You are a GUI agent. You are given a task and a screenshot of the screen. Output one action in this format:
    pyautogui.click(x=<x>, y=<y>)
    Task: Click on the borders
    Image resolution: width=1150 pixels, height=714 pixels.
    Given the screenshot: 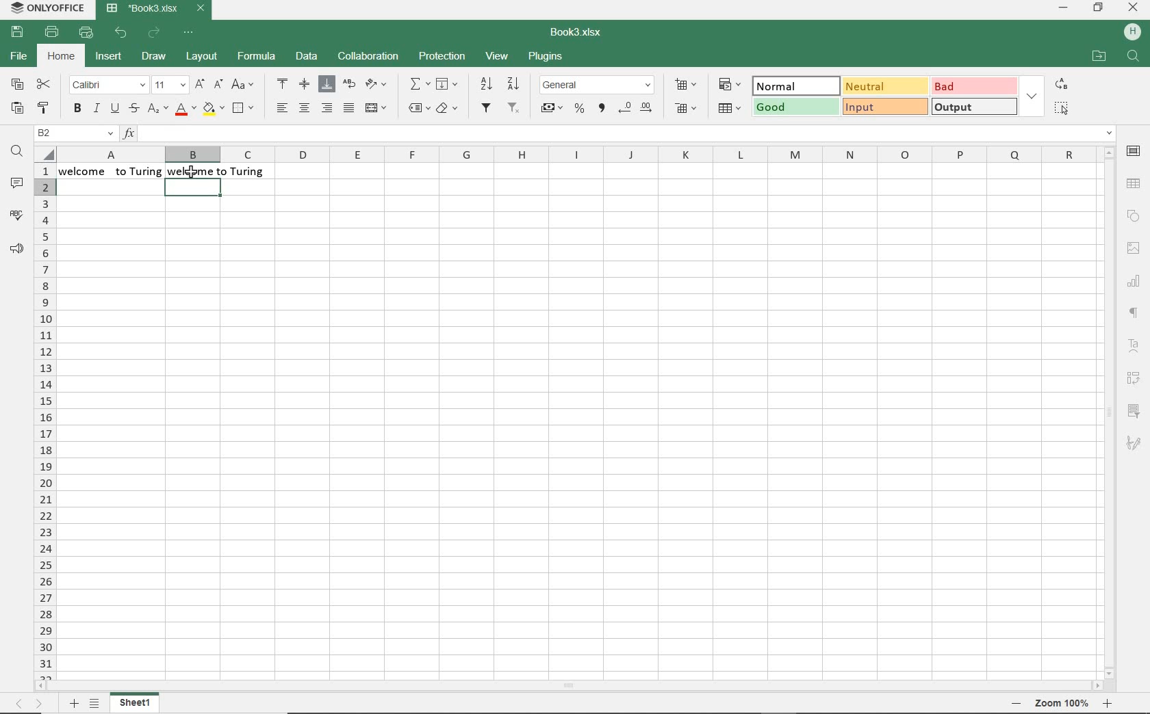 What is the action you would take?
    pyautogui.click(x=243, y=109)
    